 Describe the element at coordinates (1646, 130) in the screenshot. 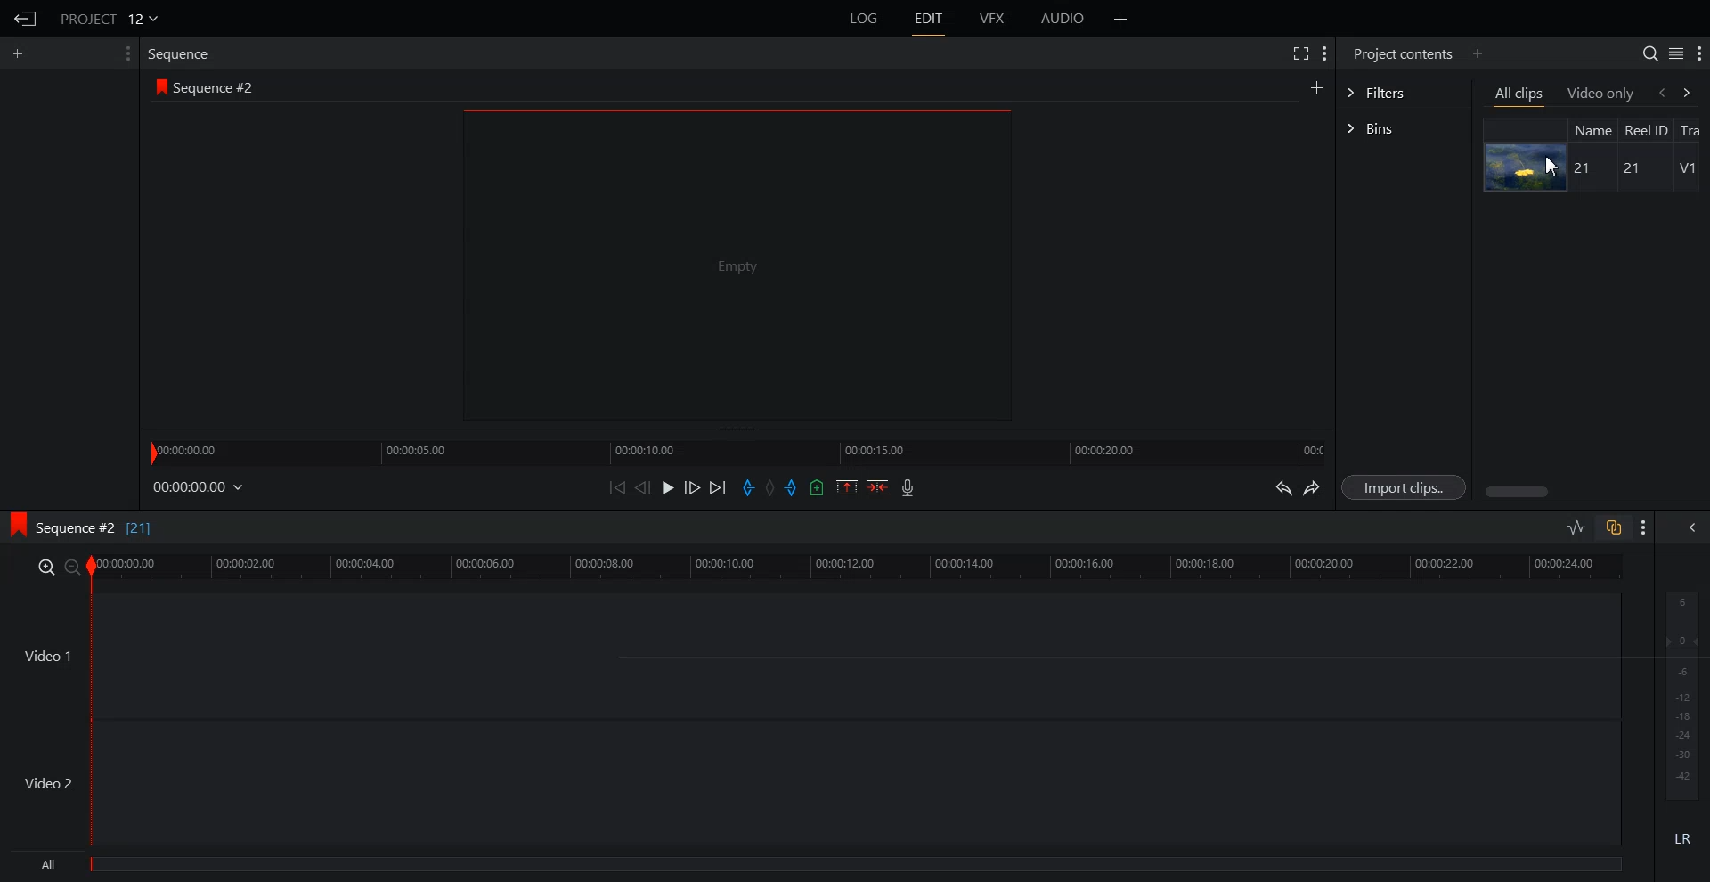

I see `Reel ID` at that location.